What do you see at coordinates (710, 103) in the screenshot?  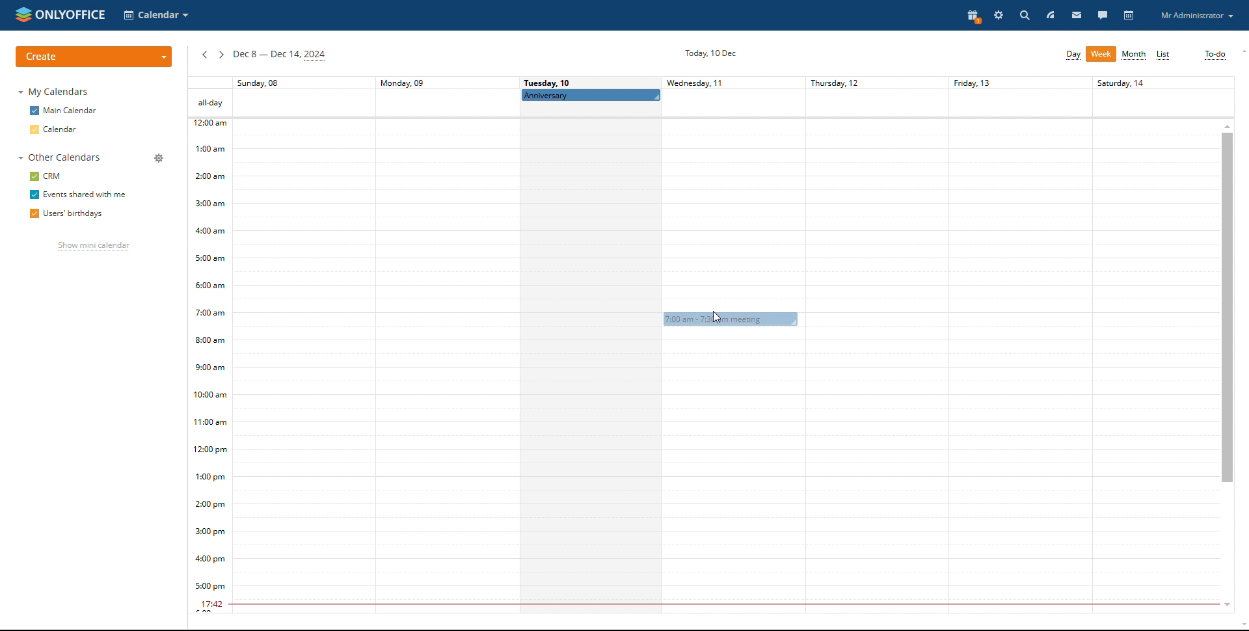 I see `all day events` at bounding box center [710, 103].